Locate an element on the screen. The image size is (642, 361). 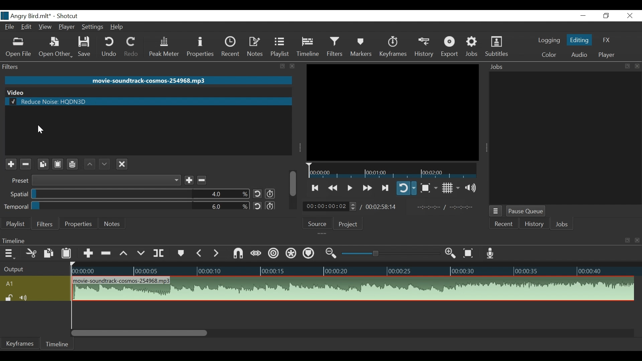
Mute is located at coordinates (25, 297).